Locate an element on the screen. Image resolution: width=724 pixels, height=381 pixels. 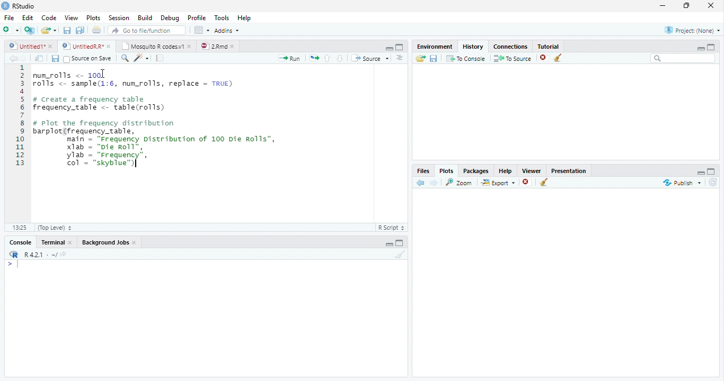
View is located at coordinates (72, 17).